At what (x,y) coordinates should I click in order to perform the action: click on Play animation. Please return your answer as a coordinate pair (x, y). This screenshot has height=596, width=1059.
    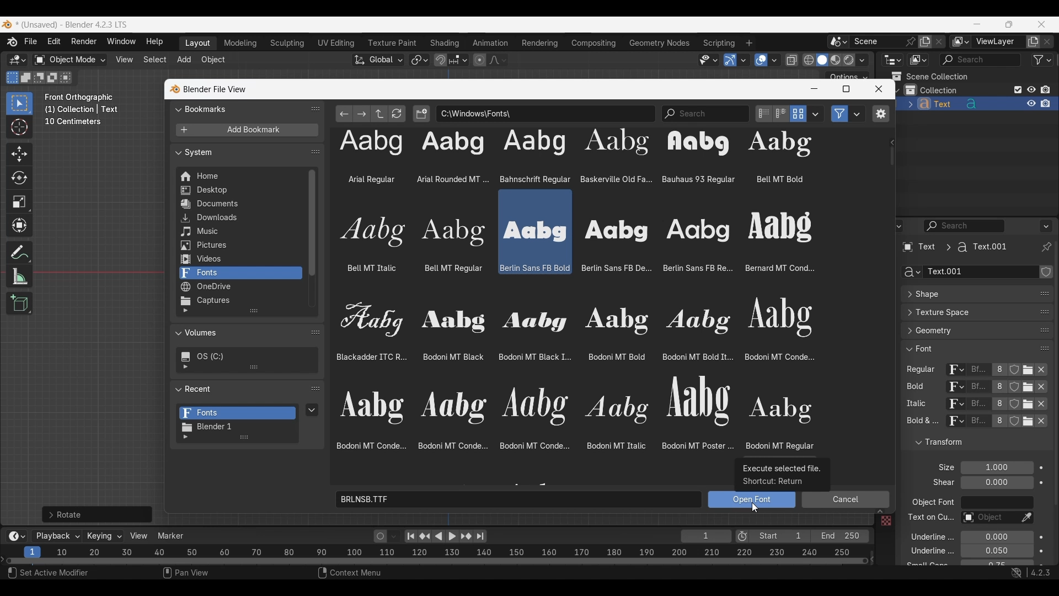
    Looking at the image, I should click on (445, 536).